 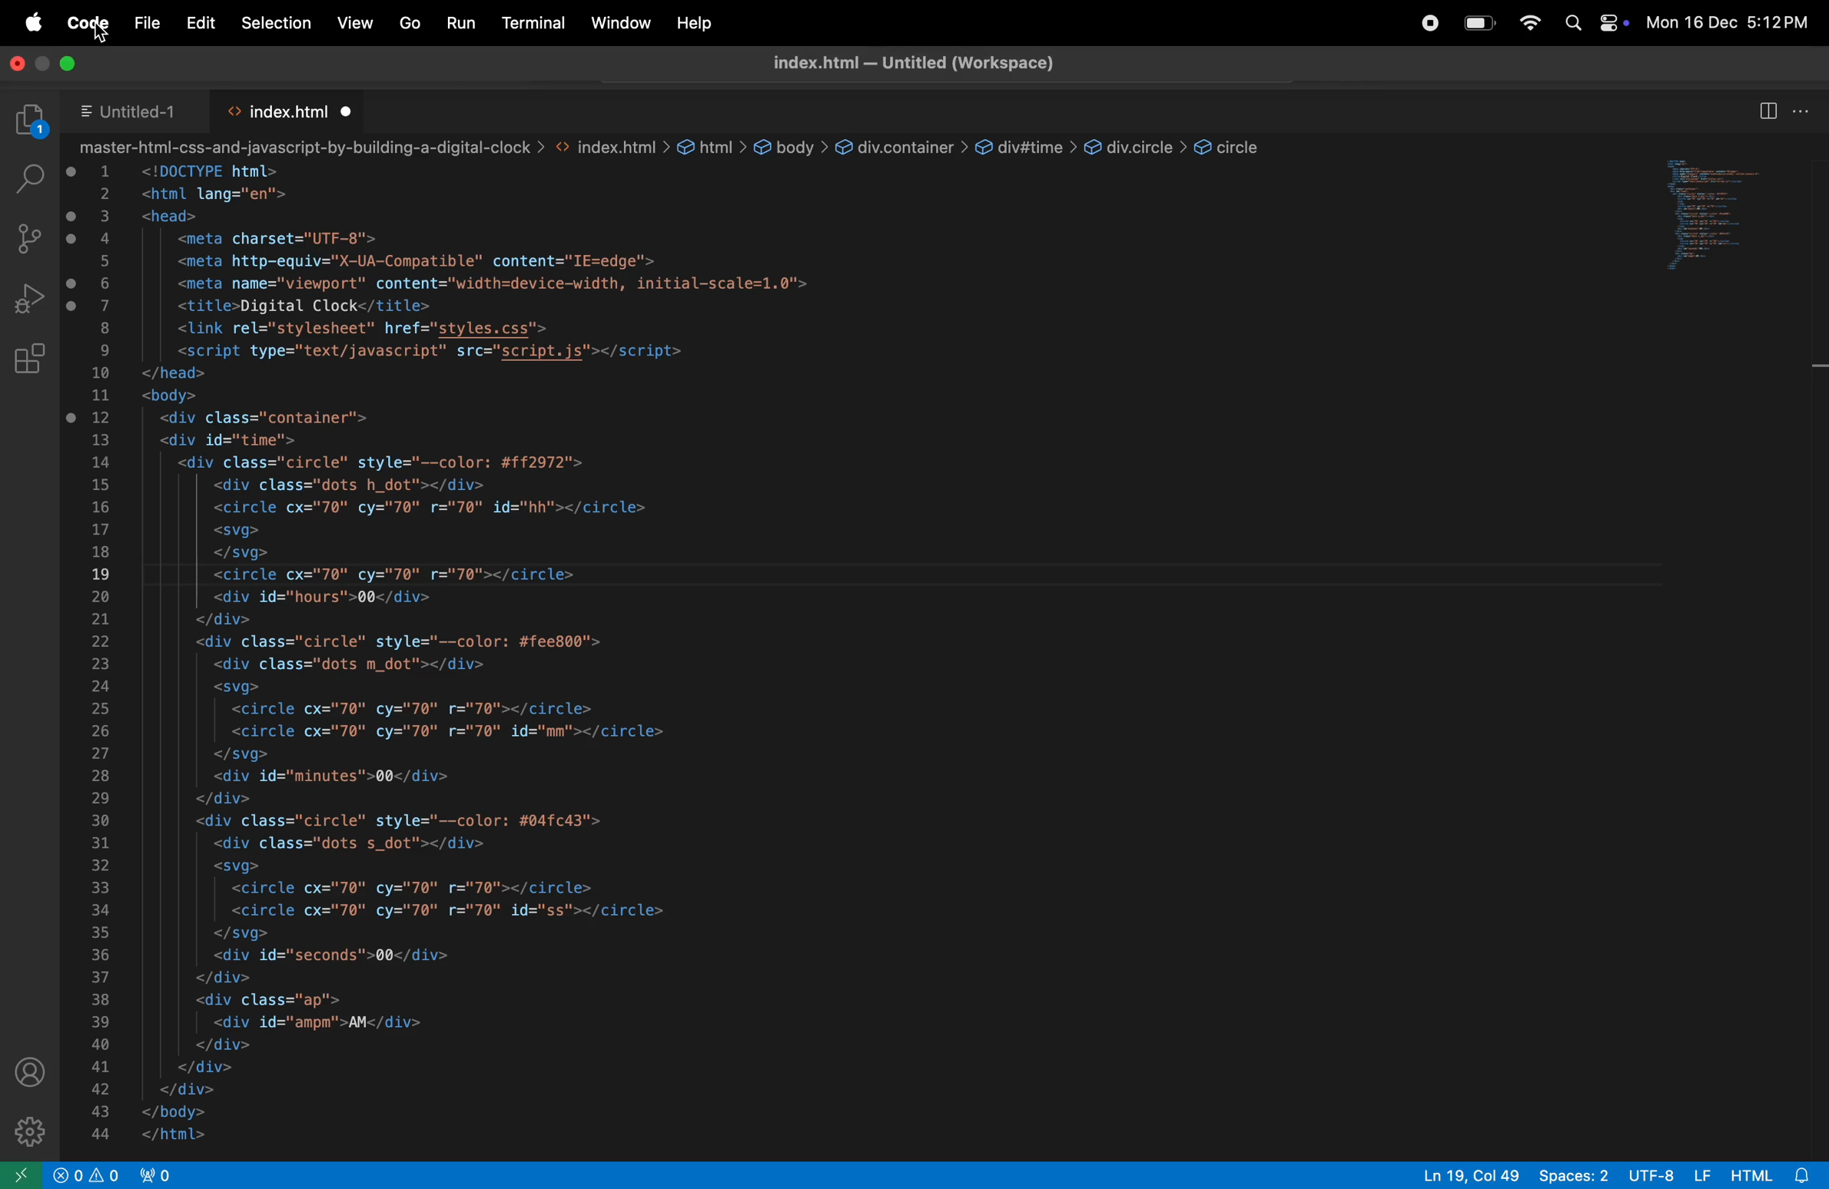 I want to click on <div class="circle" style="--color: #ff2972">, so click(x=387, y=462).